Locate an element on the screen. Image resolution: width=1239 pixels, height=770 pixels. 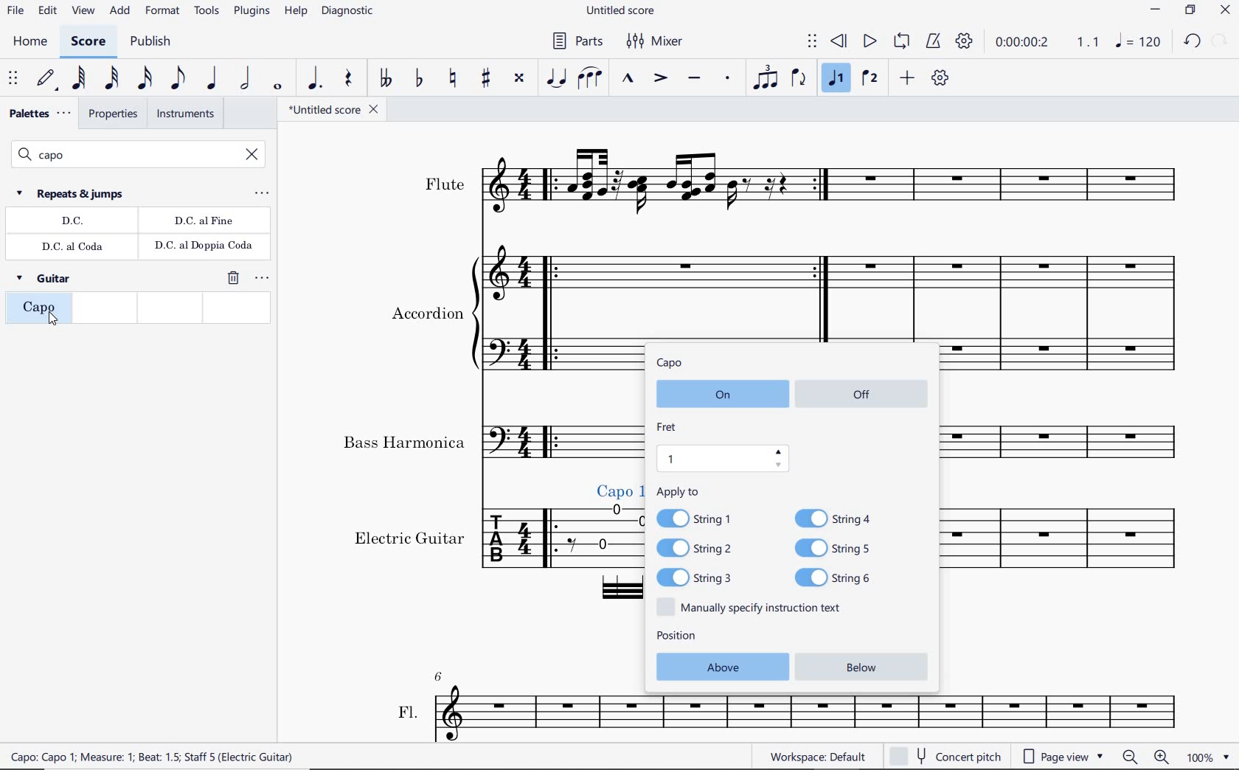
parts is located at coordinates (578, 42).